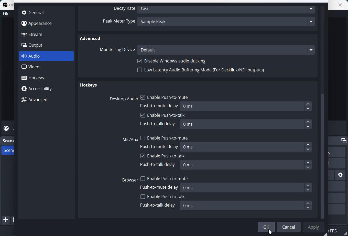 This screenshot has width=348, height=236. Describe the element at coordinates (130, 179) in the screenshot. I see `Browser` at that location.